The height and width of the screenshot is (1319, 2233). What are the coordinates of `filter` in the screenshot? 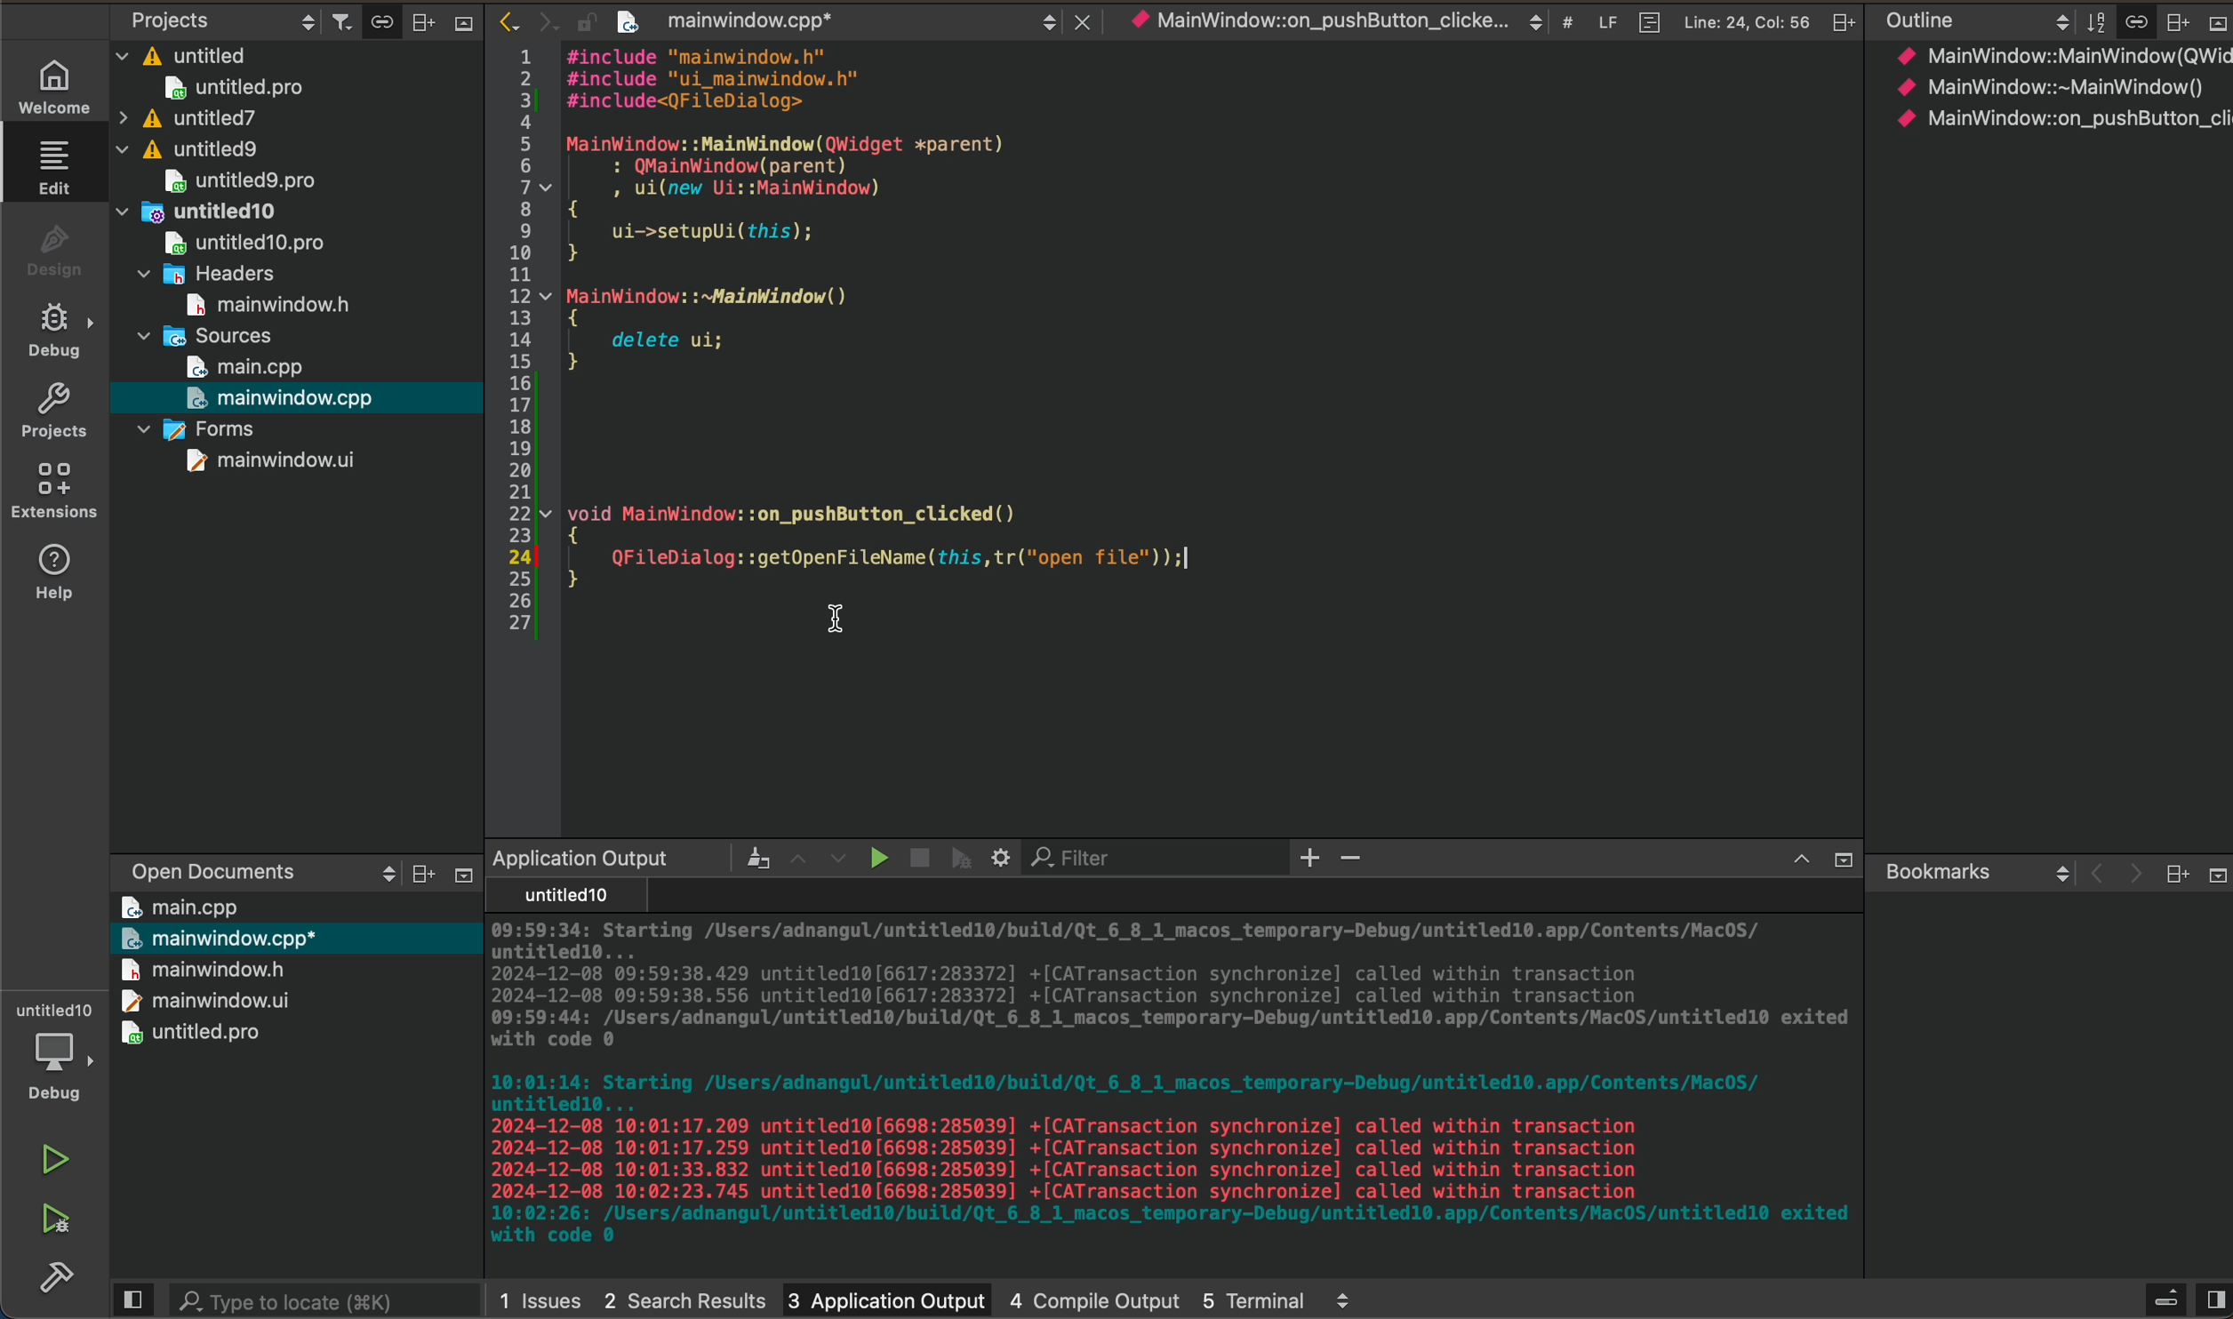 It's located at (2092, 20).